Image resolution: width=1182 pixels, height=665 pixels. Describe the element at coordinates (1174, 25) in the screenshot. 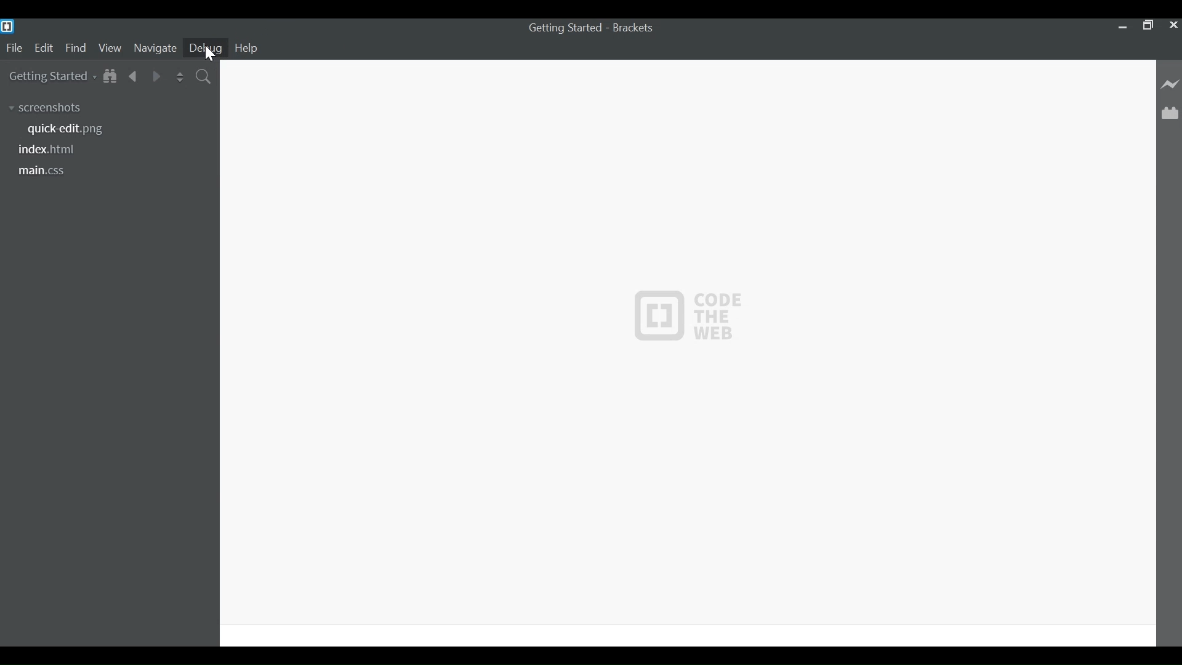

I see `Close` at that location.